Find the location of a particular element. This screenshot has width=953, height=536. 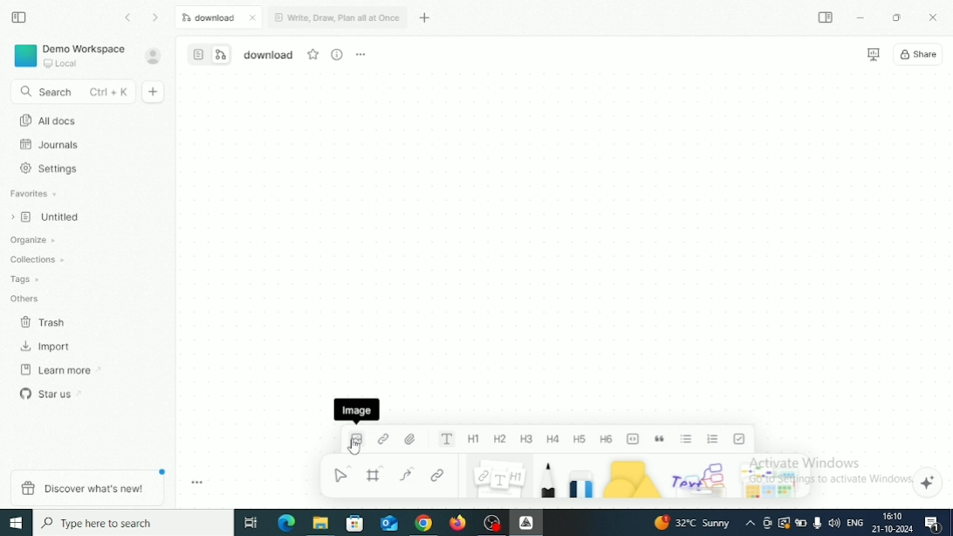

Expand sidebar is located at coordinates (826, 18).